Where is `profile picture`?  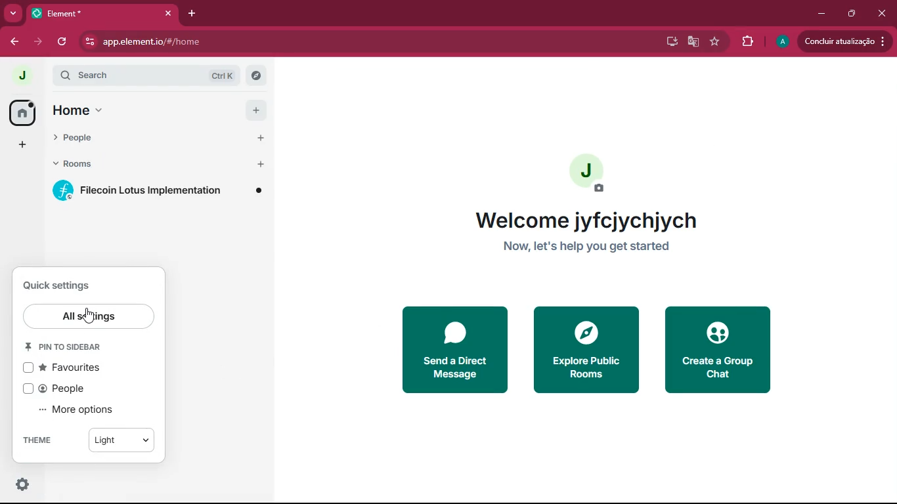
profile picture is located at coordinates (781, 42).